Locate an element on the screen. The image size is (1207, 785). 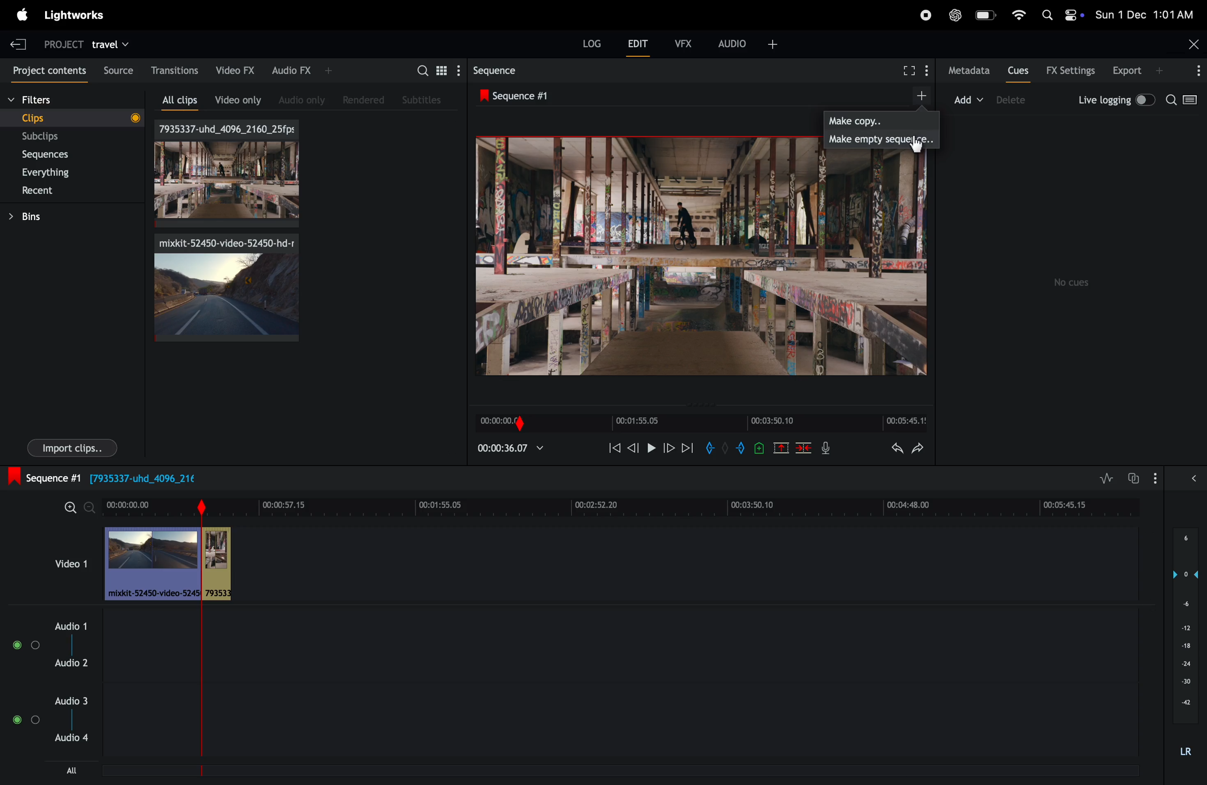
make empty sequence is located at coordinates (882, 138).